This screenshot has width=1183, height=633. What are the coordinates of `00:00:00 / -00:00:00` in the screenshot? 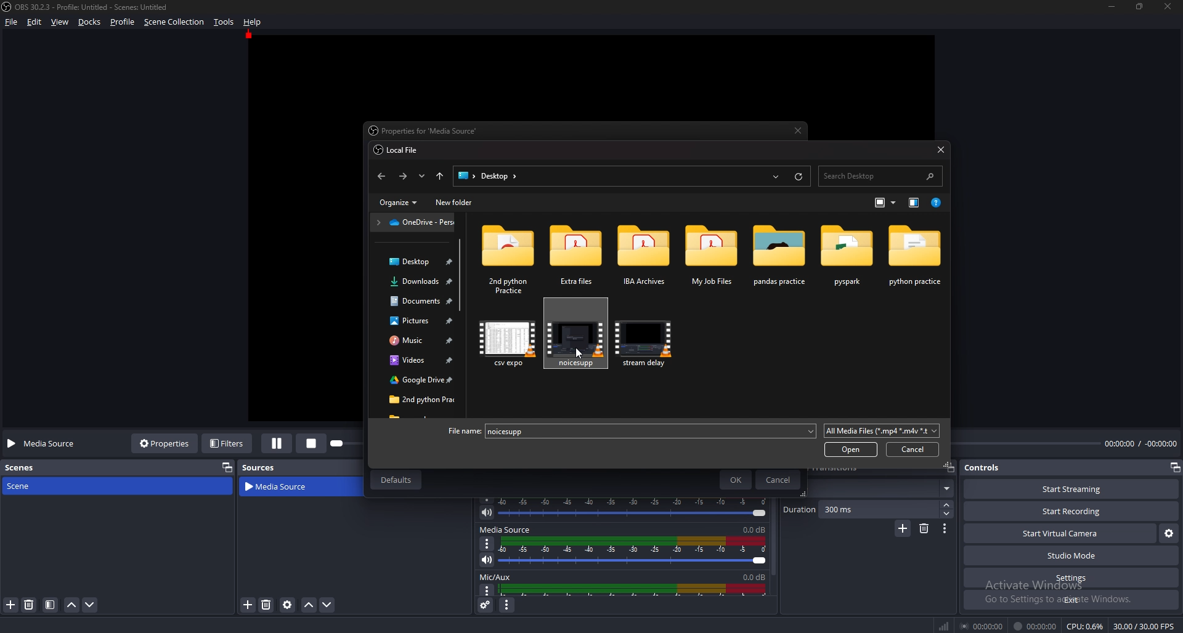 It's located at (1141, 443).